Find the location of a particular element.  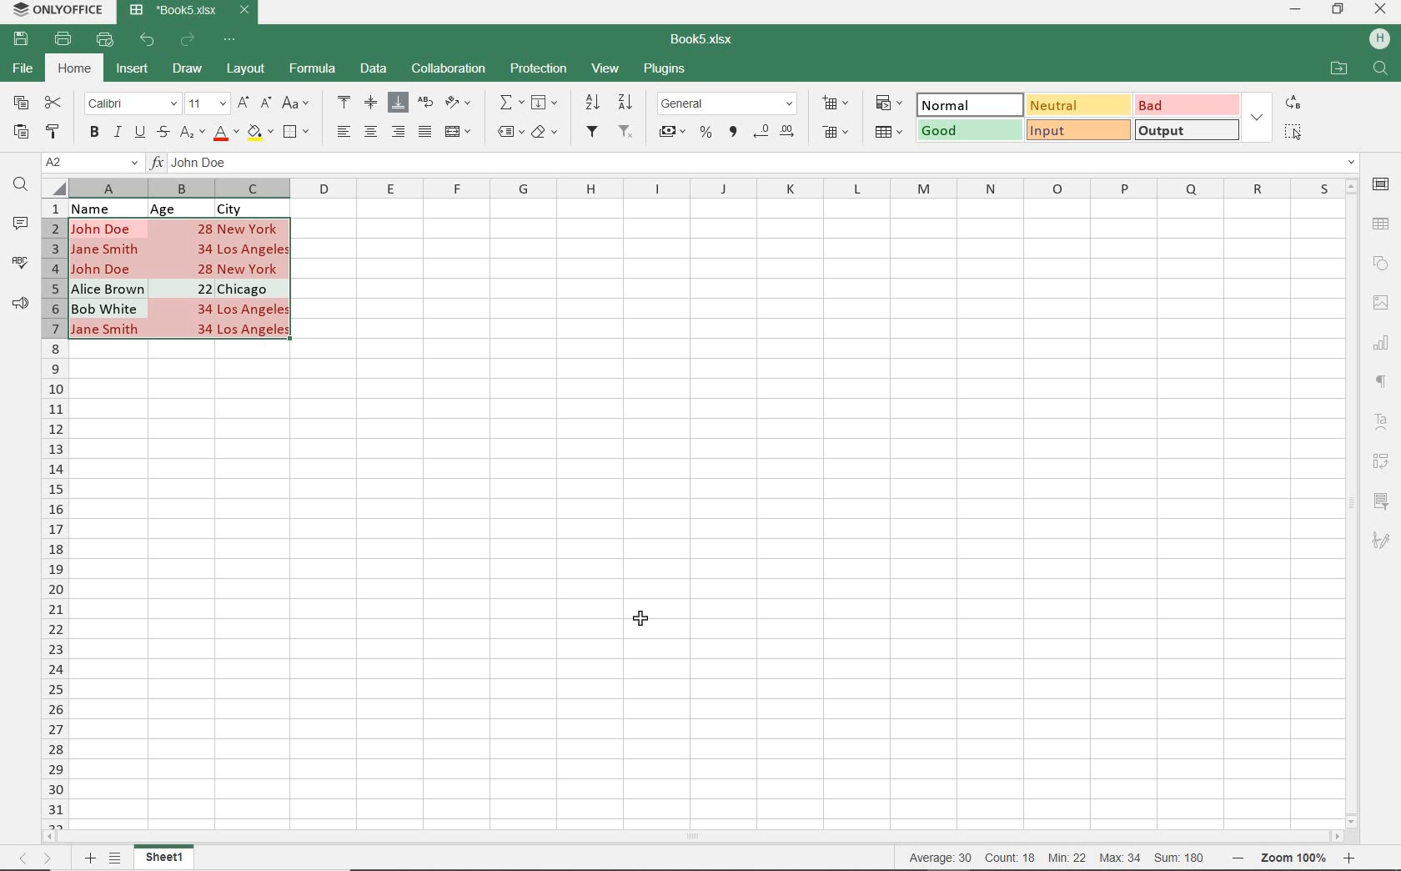

GOOD is located at coordinates (967, 132).